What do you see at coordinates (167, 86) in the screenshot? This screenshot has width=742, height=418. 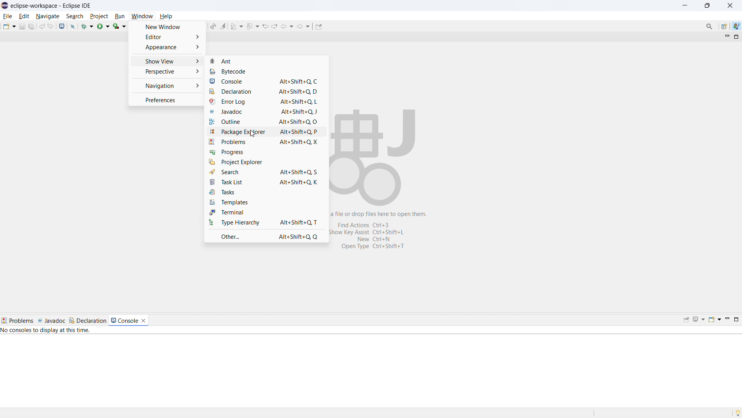 I see `navigation` at bounding box center [167, 86].